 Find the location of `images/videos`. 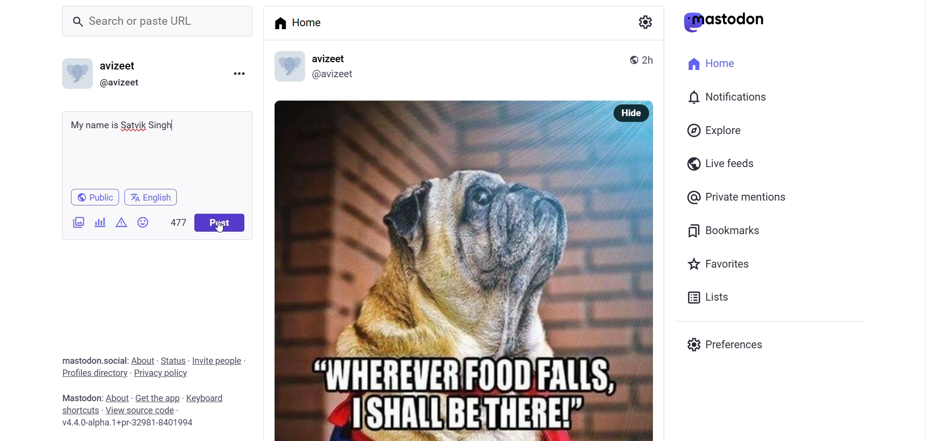

images/videos is located at coordinates (76, 223).